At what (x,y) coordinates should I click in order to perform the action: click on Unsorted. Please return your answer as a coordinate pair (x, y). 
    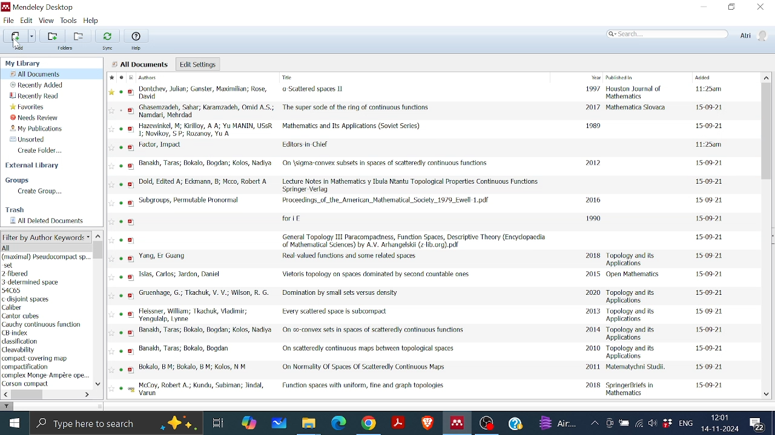
    Looking at the image, I should click on (37, 140).